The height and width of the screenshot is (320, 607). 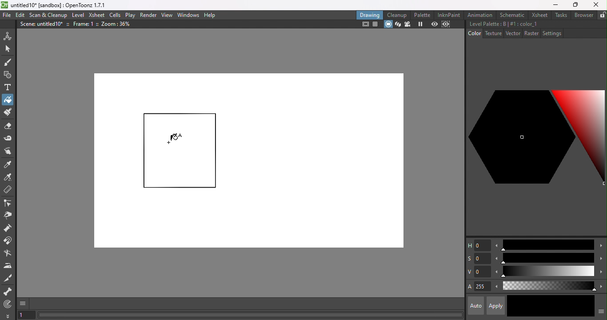 What do you see at coordinates (478, 272) in the screenshot?
I see `V` at bounding box center [478, 272].